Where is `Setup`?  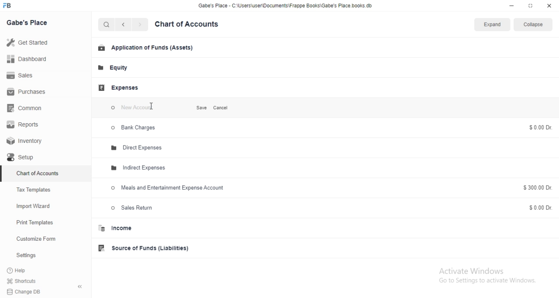 Setup is located at coordinates (30, 157).